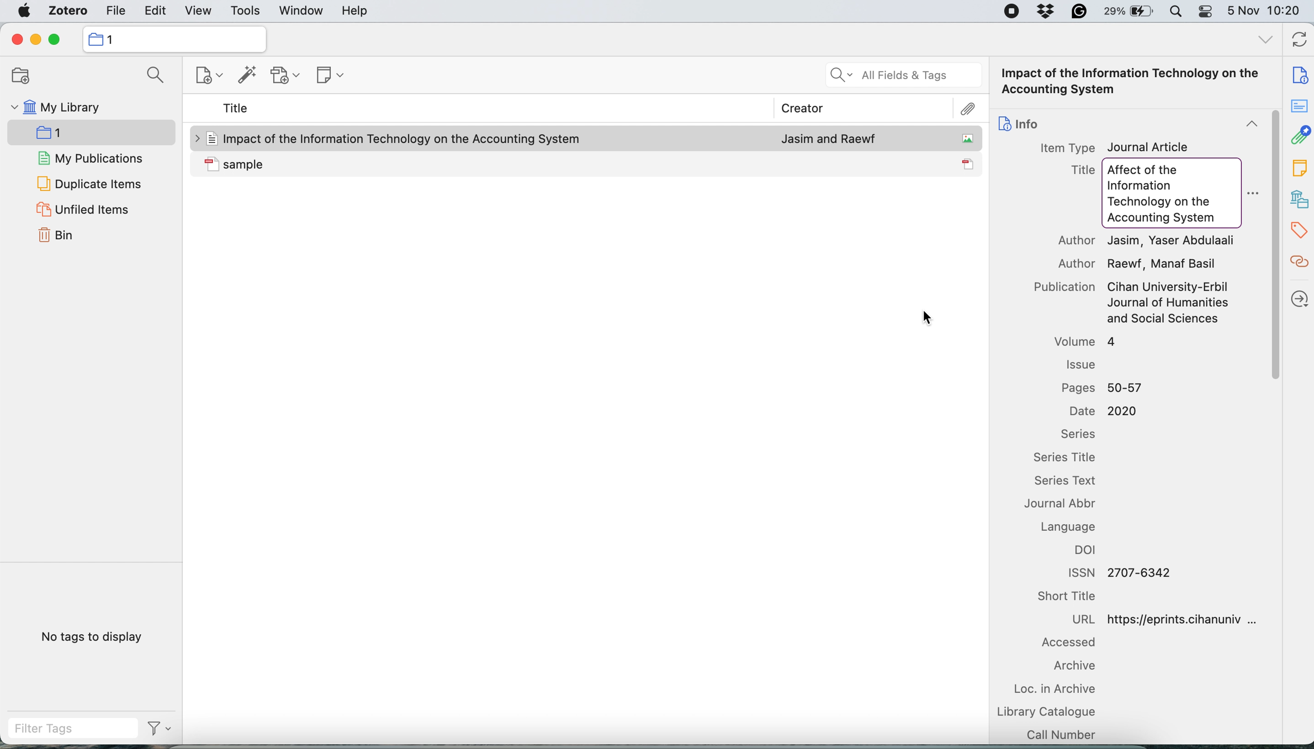  What do you see at coordinates (237, 110) in the screenshot?
I see `title` at bounding box center [237, 110].